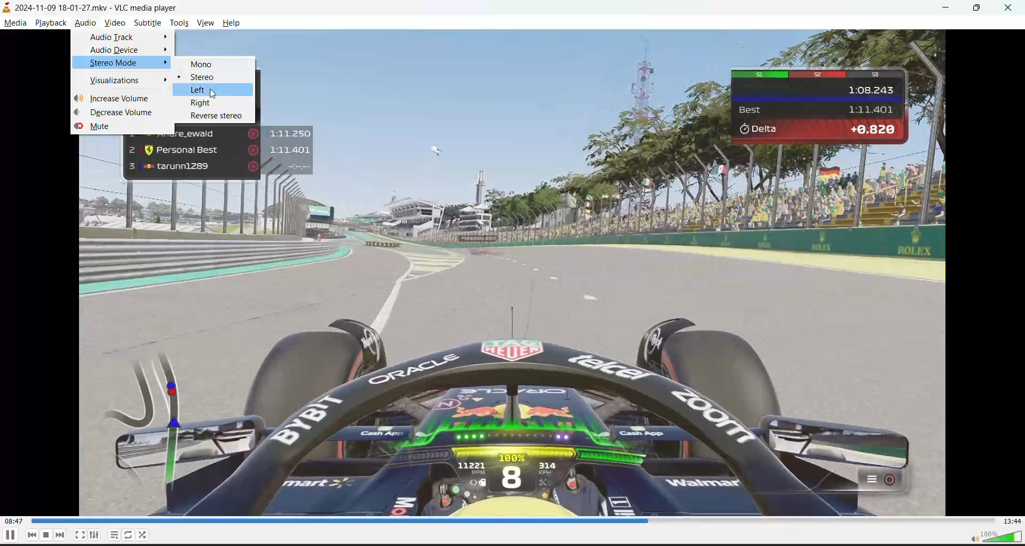 Image resolution: width=1025 pixels, height=546 pixels. What do you see at coordinates (178, 24) in the screenshot?
I see `tools` at bounding box center [178, 24].